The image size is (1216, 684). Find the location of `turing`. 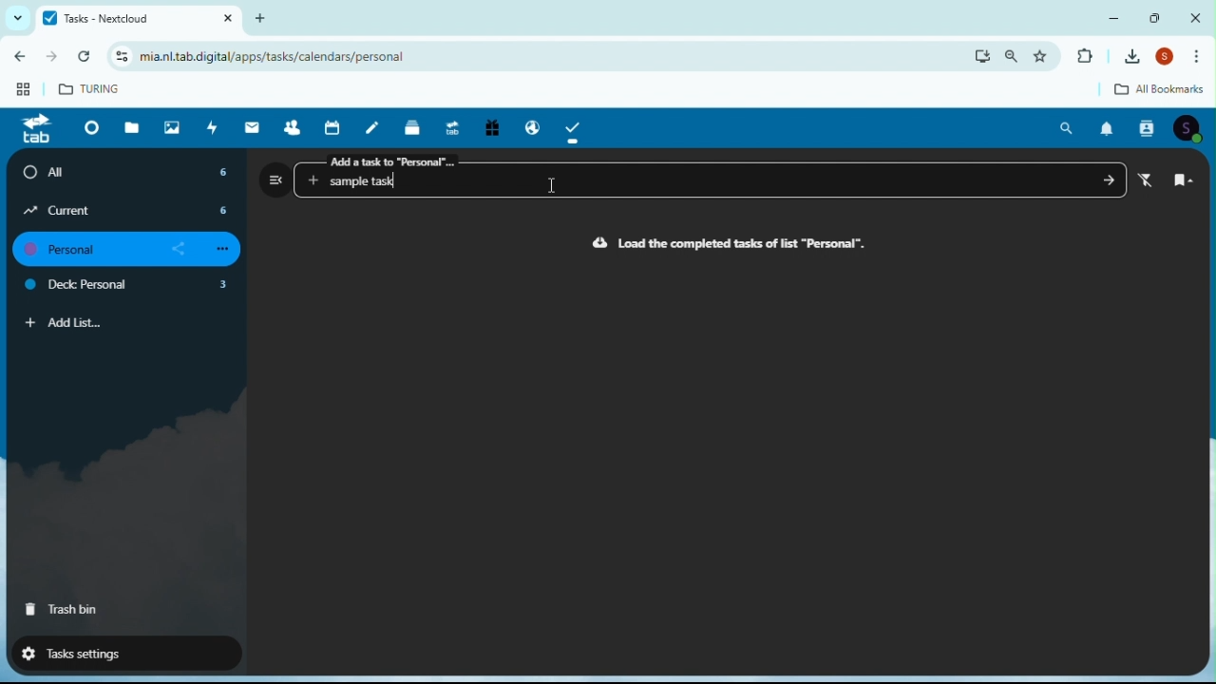

turing is located at coordinates (91, 87).